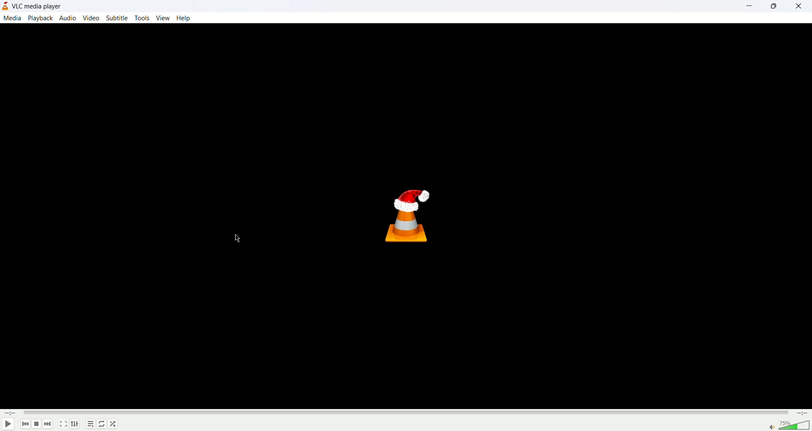  What do you see at coordinates (770, 427) in the screenshot?
I see `mute/unmute` at bounding box center [770, 427].